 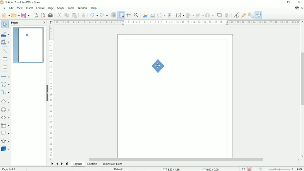 What do you see at coordinates (153, 15) in the screenshot?
I see `Insert text box` at bounding box center [153, 15].